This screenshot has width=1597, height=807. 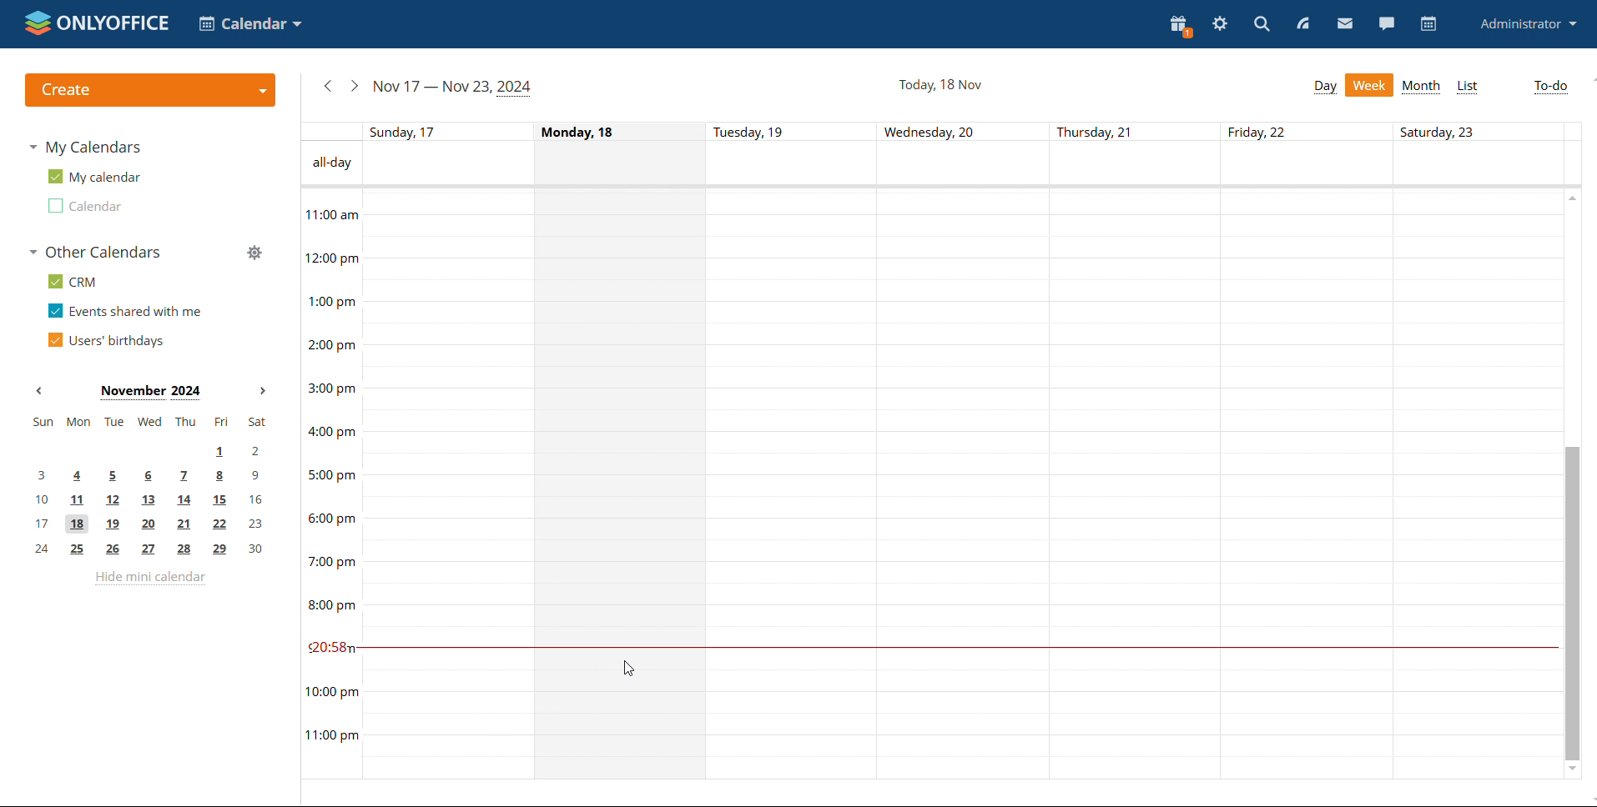 I want to click on Saturday, so click(x=1474, y=484).